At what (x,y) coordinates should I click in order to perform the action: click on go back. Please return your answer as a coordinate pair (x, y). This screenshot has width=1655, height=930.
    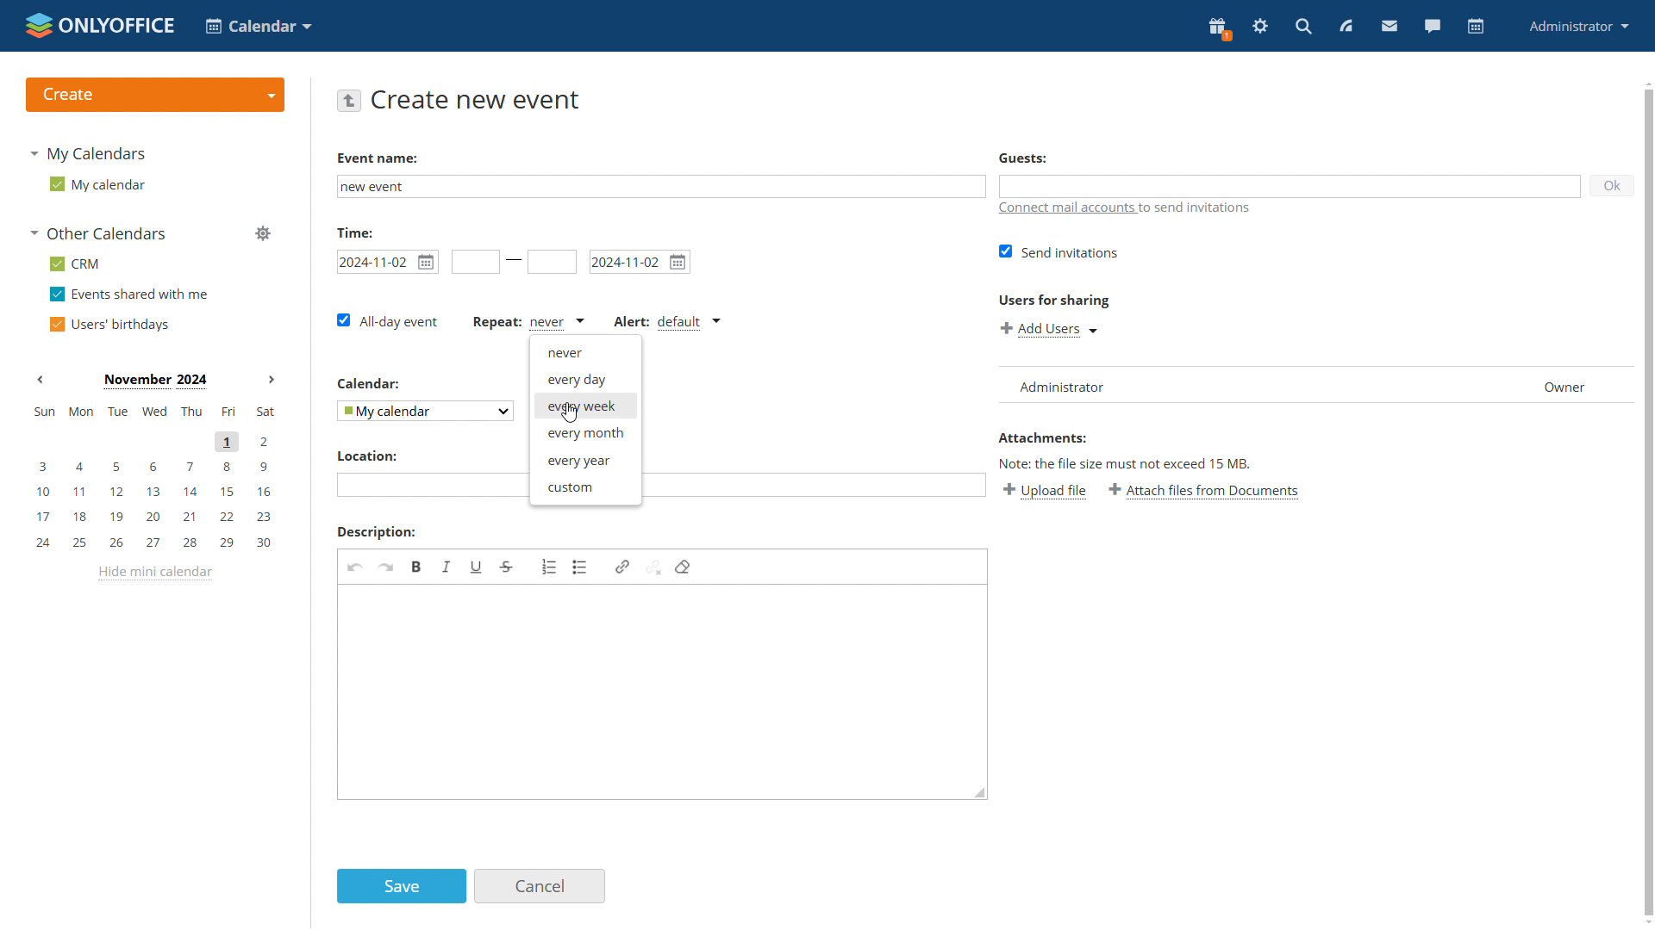
    Looking at the image, I should click on (350, 101).